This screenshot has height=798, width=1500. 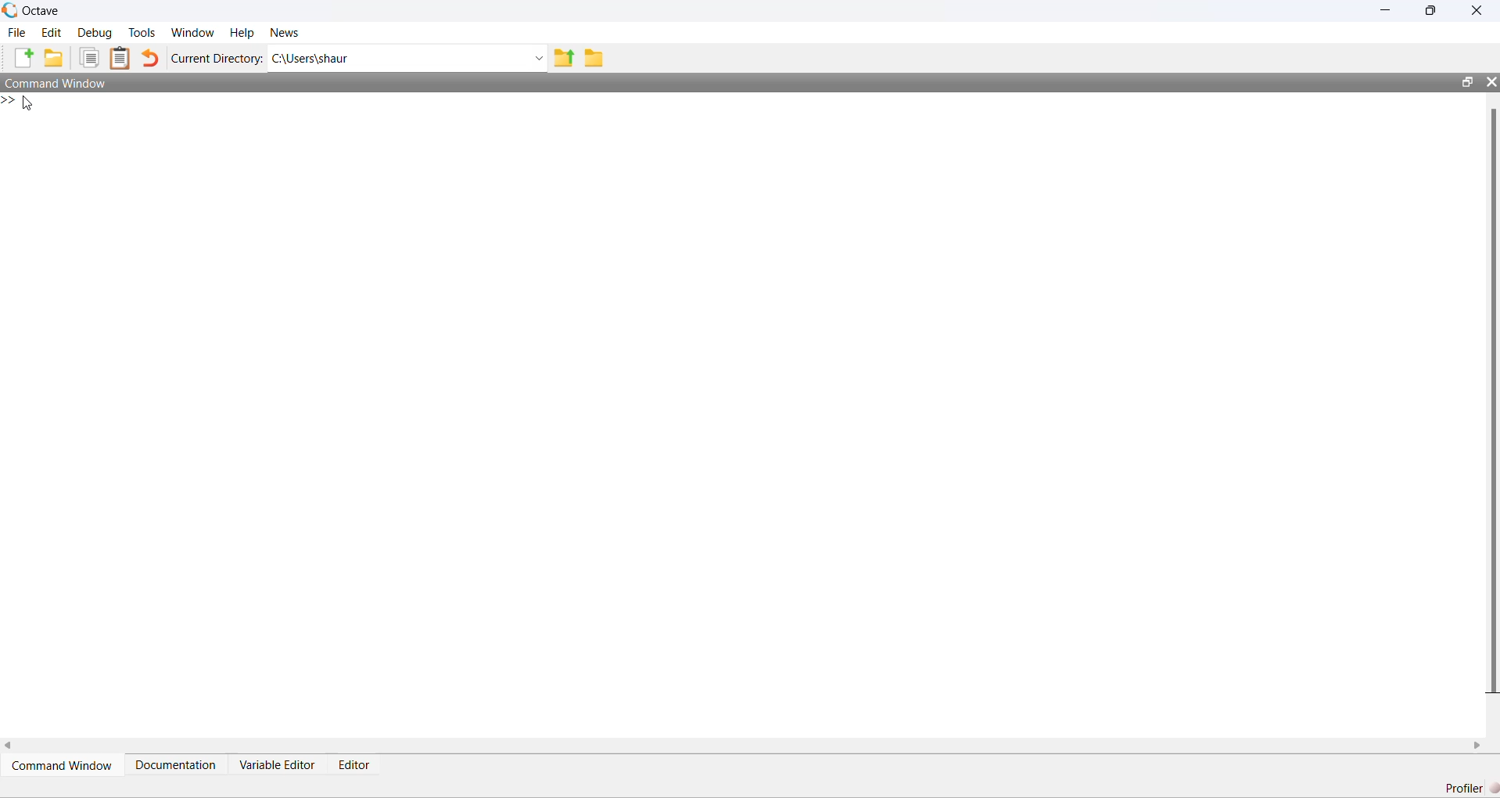 I want to click on Editor, so click(x=353, y=764).